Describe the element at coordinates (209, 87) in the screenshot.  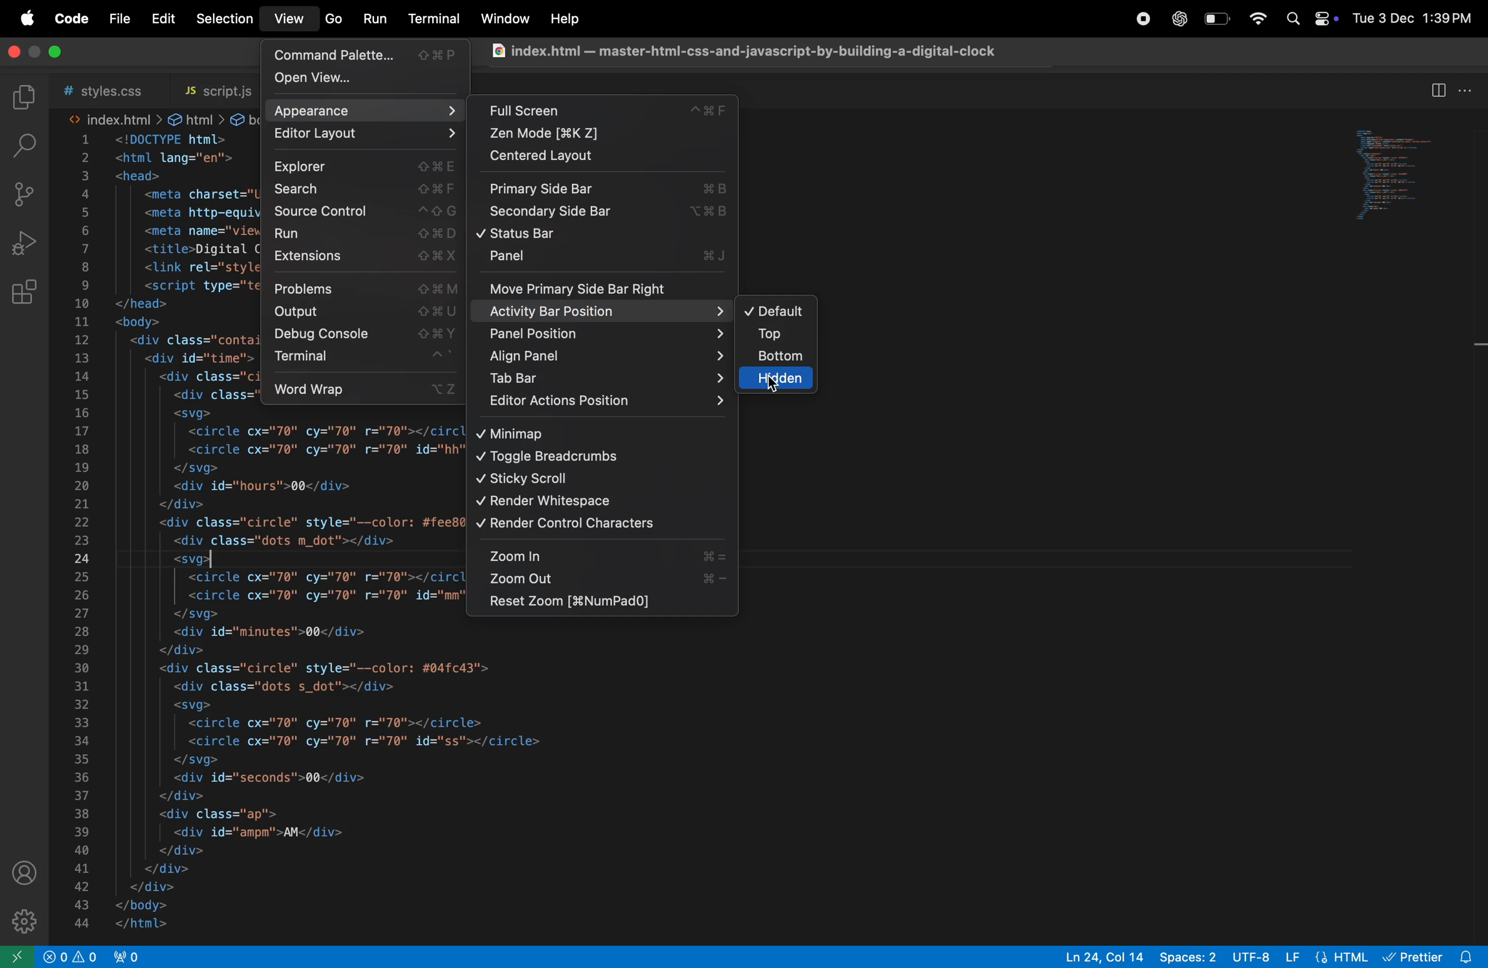
I see `script.js` at that location.